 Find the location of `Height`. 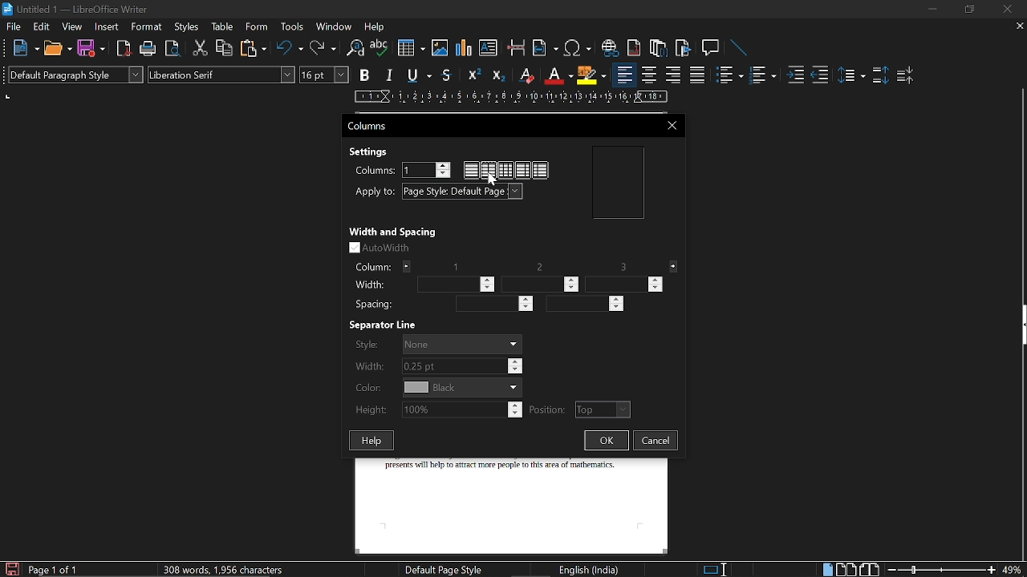

Height is located at coordinates (438, 410).